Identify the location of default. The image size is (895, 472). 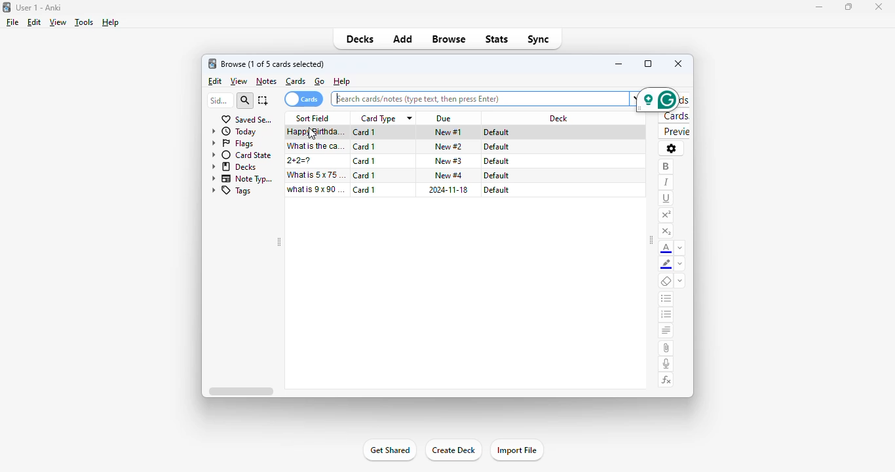
(498, 132).